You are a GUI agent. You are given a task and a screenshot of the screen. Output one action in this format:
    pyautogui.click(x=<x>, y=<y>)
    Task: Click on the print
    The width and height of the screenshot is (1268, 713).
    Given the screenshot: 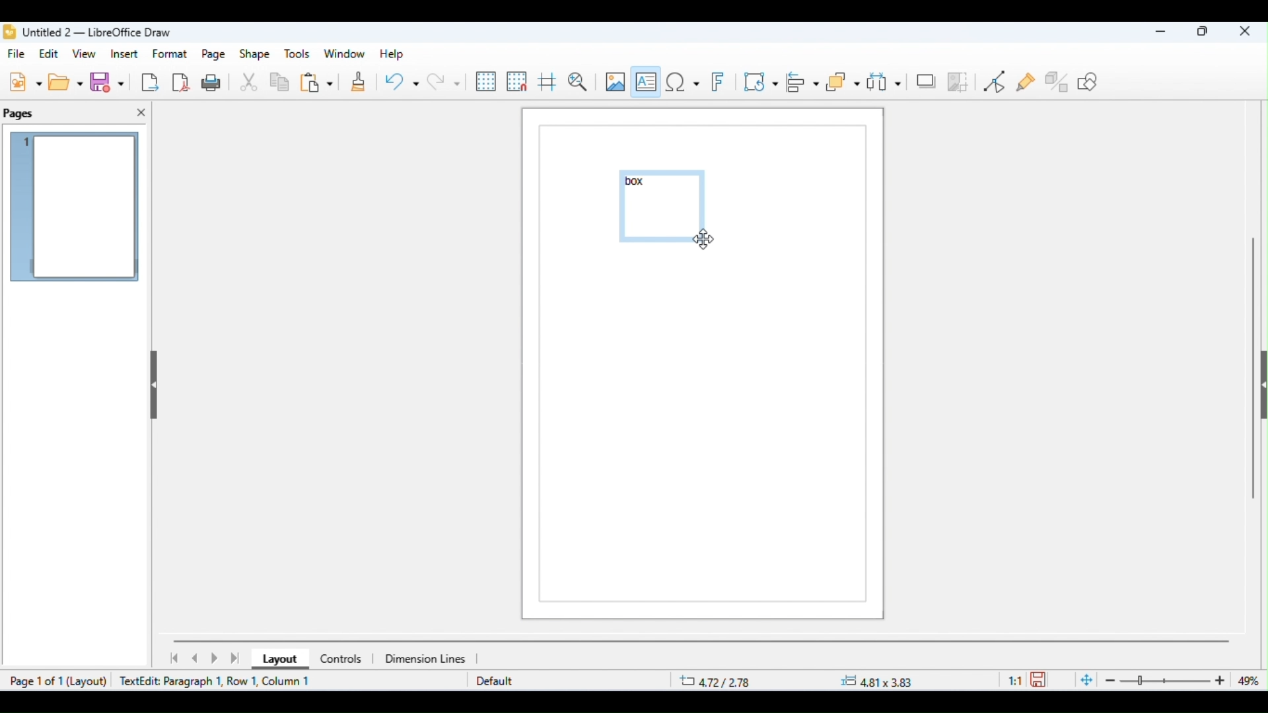 What is the action you would take?
    pyautogui.click(x=214, y=82)
    